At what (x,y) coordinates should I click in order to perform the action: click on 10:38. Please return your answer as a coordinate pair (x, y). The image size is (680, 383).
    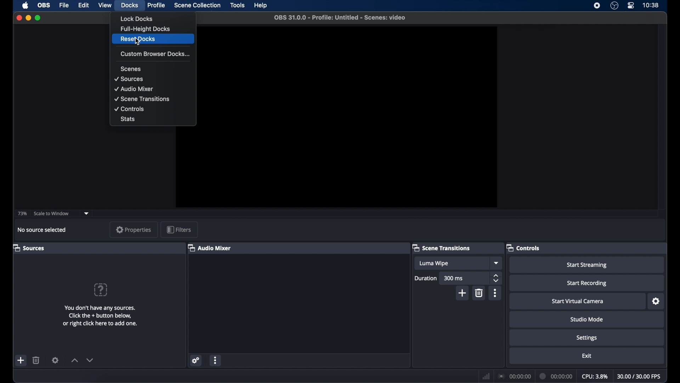
    Looking at the image, I should click on (651, 5).